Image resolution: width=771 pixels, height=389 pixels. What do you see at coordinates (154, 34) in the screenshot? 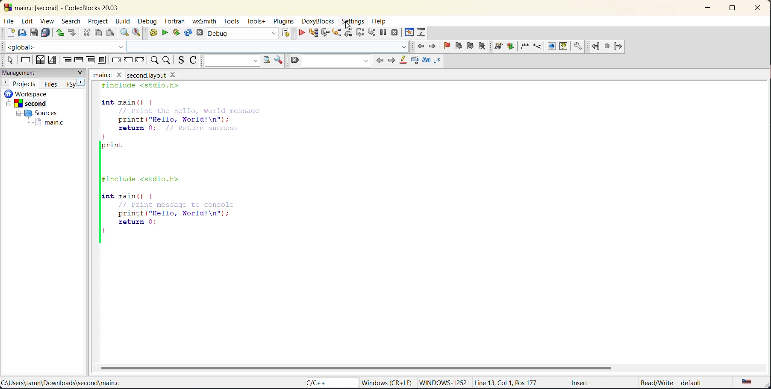
I see `build` at bounding box center [154, 34].